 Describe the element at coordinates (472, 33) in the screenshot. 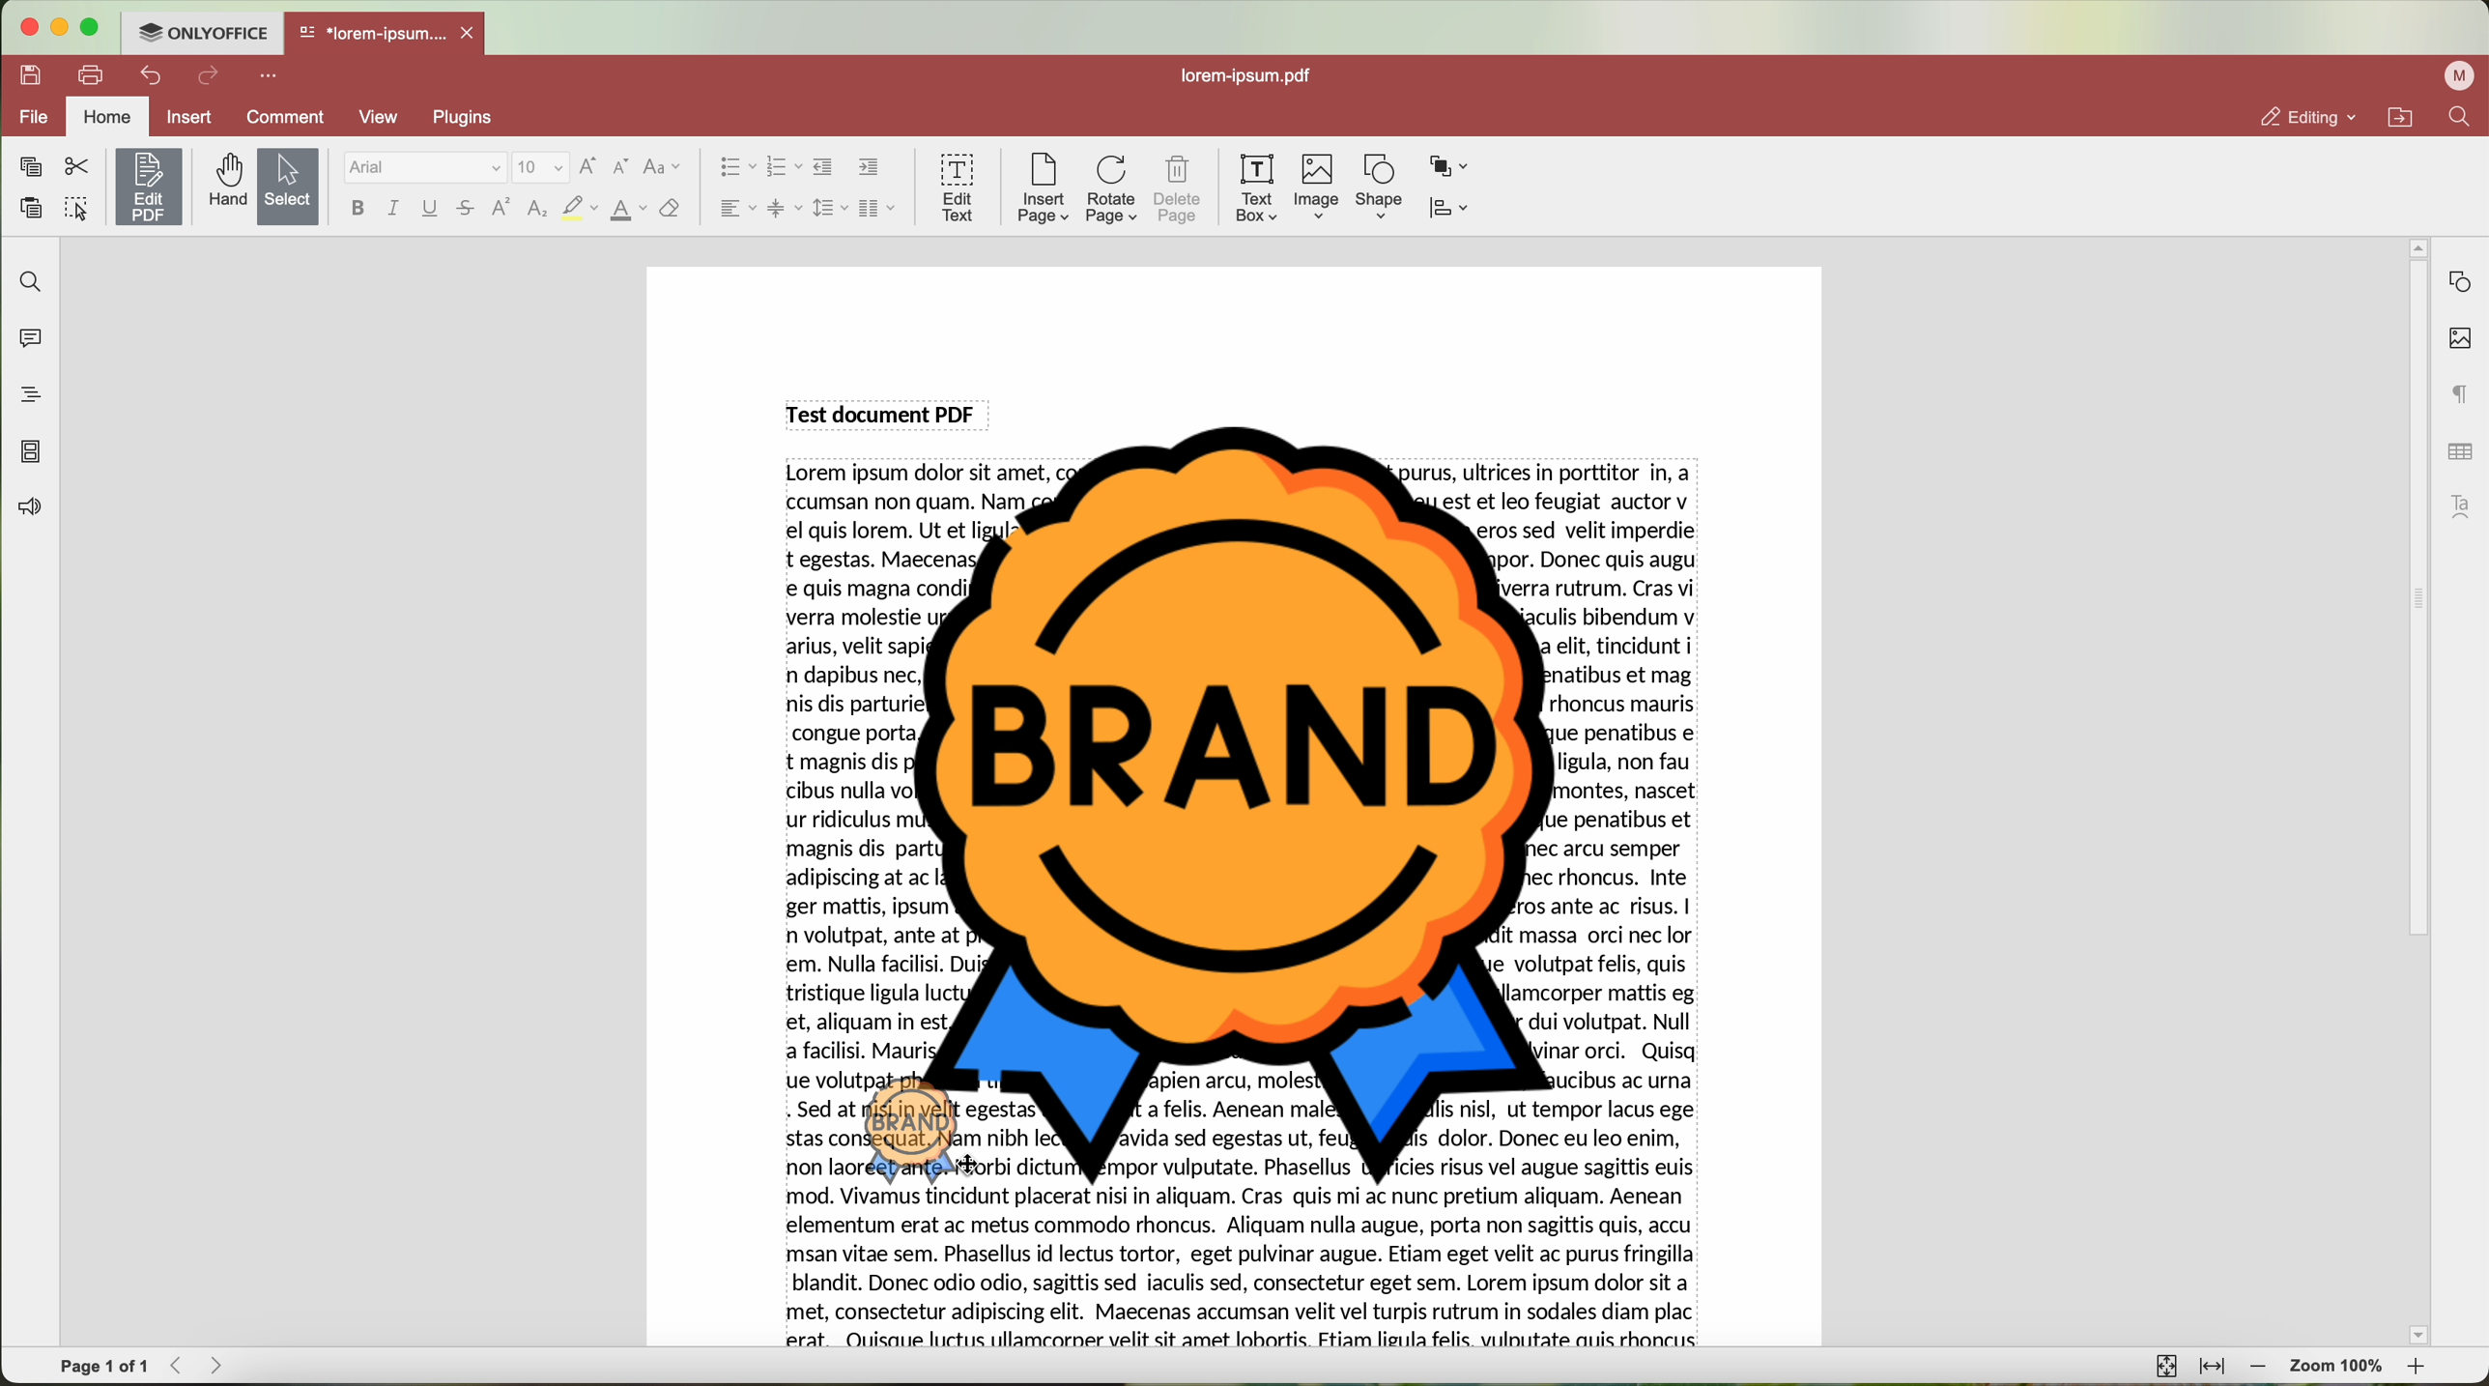

I see `close` at that location.